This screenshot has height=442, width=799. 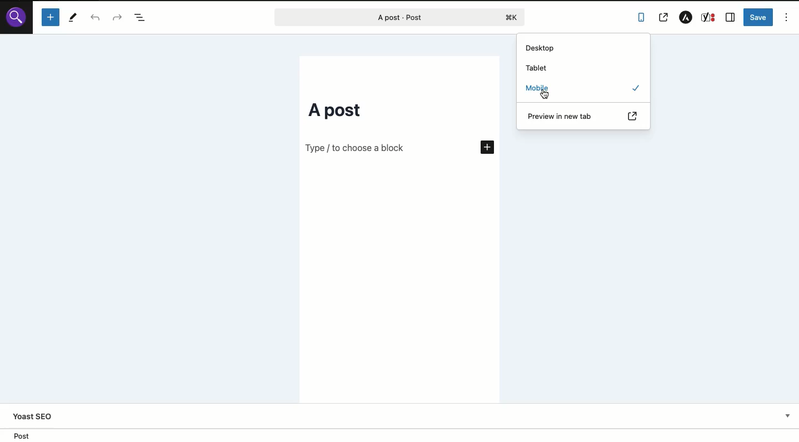 What do you see at coordinates (117, 17) in the screenshot?
I see `Redo` at bounding box center [117, 17].